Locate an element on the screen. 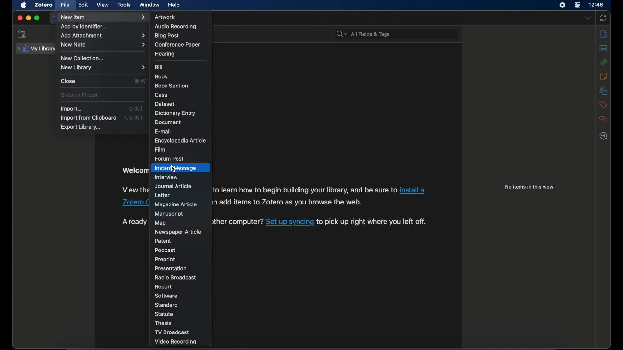 This screenshot has width=623, height=350. interview is located at coordinates (166, 177).